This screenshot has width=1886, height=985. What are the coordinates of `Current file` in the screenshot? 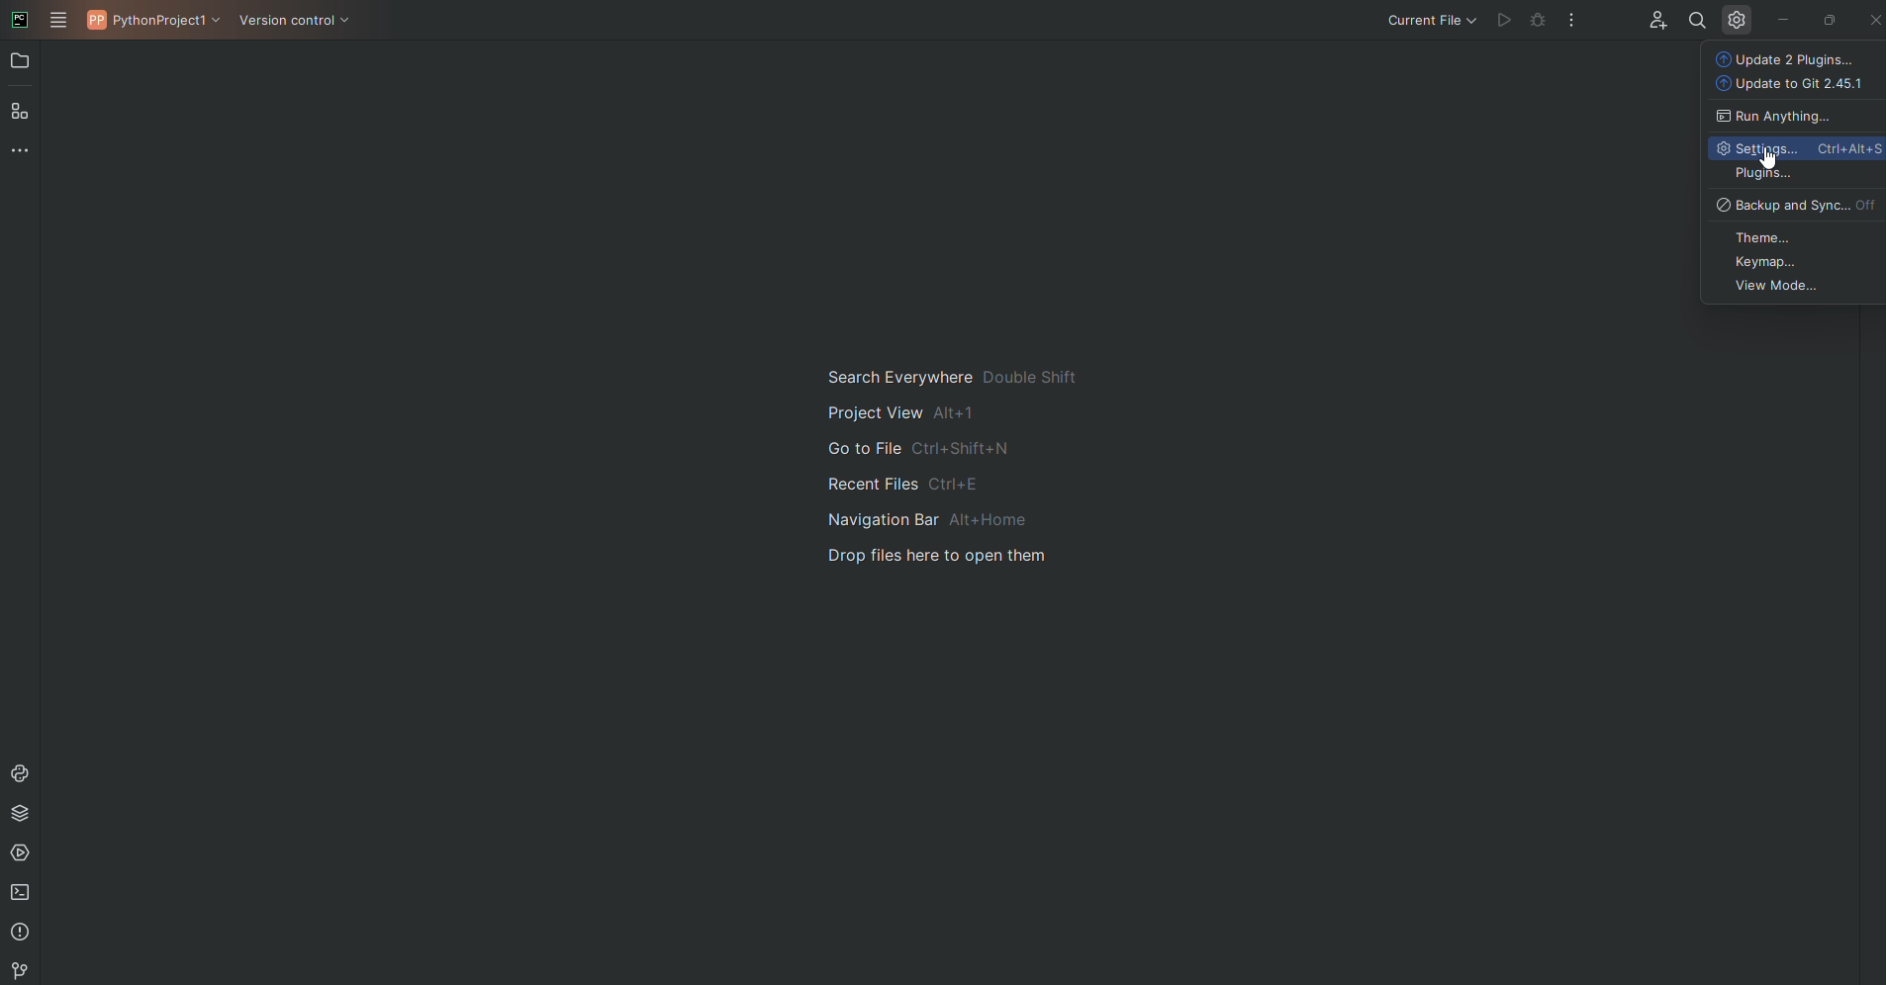 It's located at (1429, 21).